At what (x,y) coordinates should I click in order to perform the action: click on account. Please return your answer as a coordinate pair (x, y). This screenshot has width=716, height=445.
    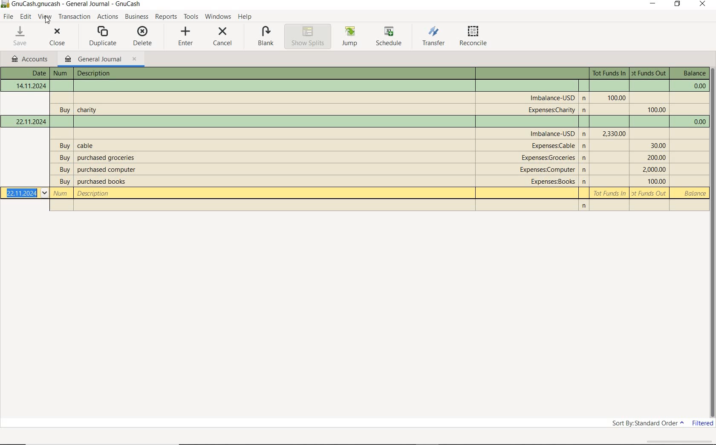
    Looking at the image, I should click on (551, 110).